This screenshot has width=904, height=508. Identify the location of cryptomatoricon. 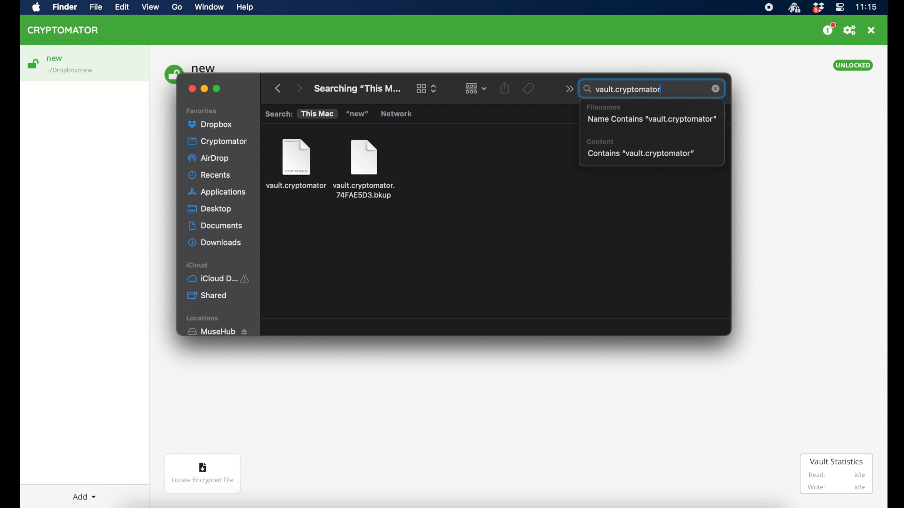
(794, 8).